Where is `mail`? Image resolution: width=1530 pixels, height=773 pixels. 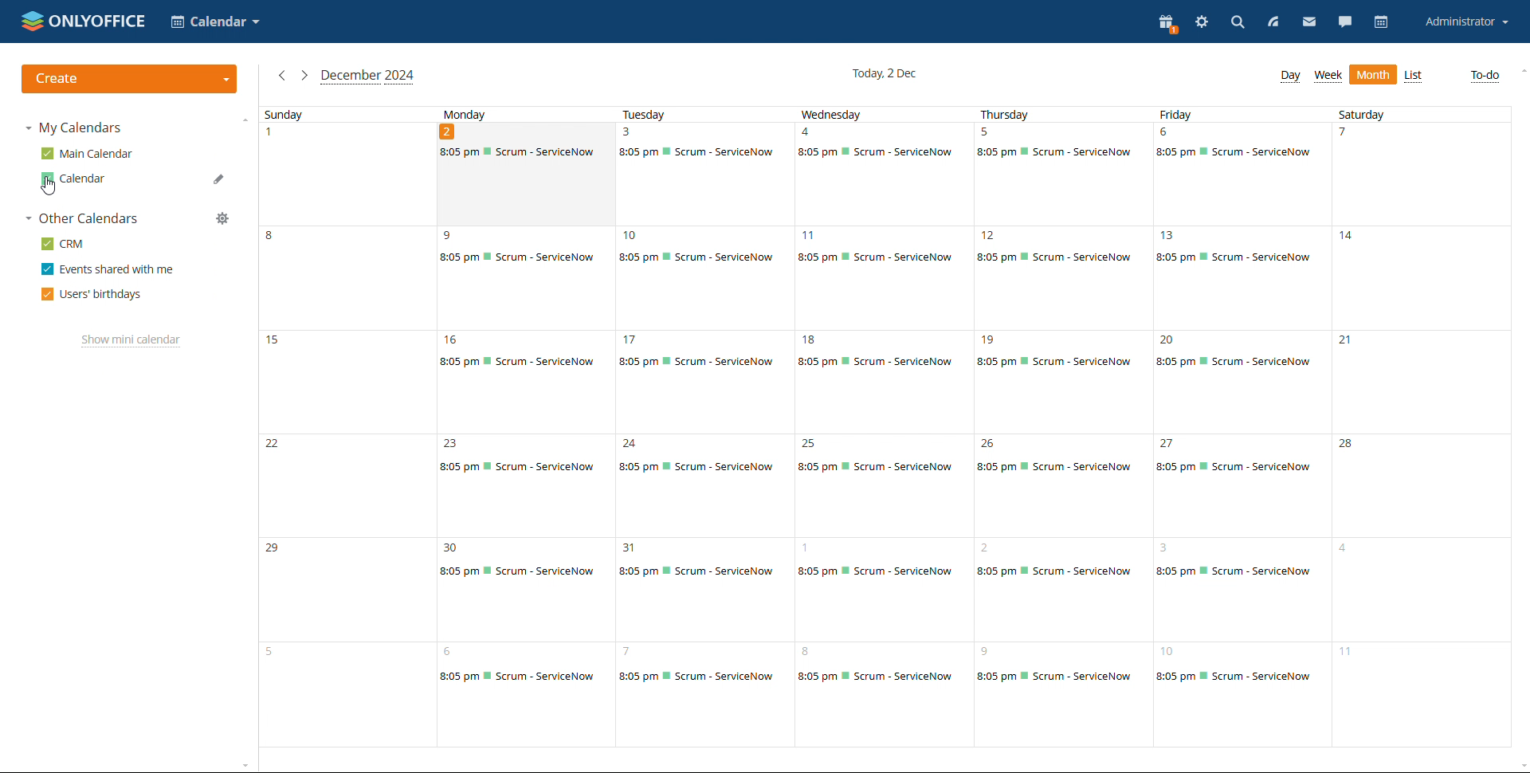
mail is located at coordinates (1308, 24).